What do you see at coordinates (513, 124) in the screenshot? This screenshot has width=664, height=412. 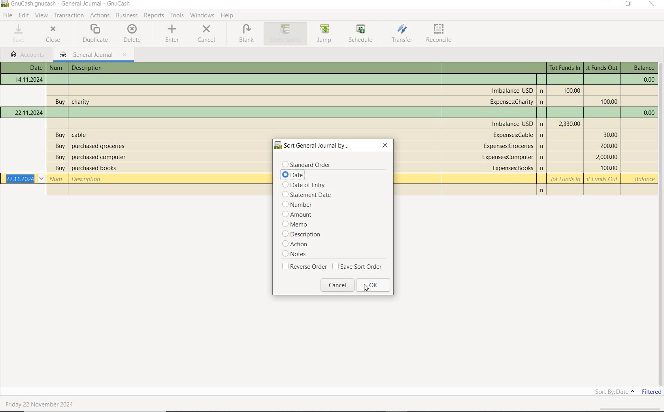 I see `account` at bounding box center [513, 124].